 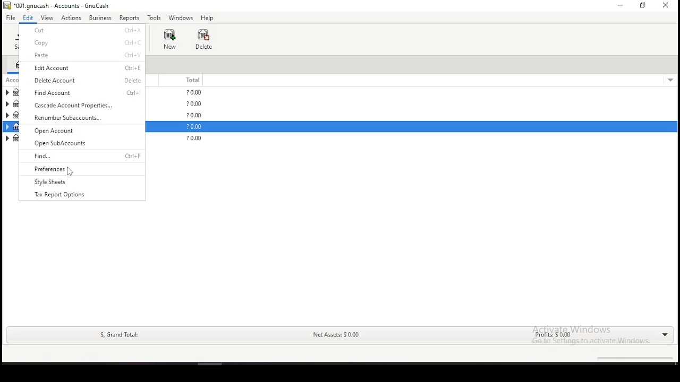 I want to click on total, so click(x=188, y=80).